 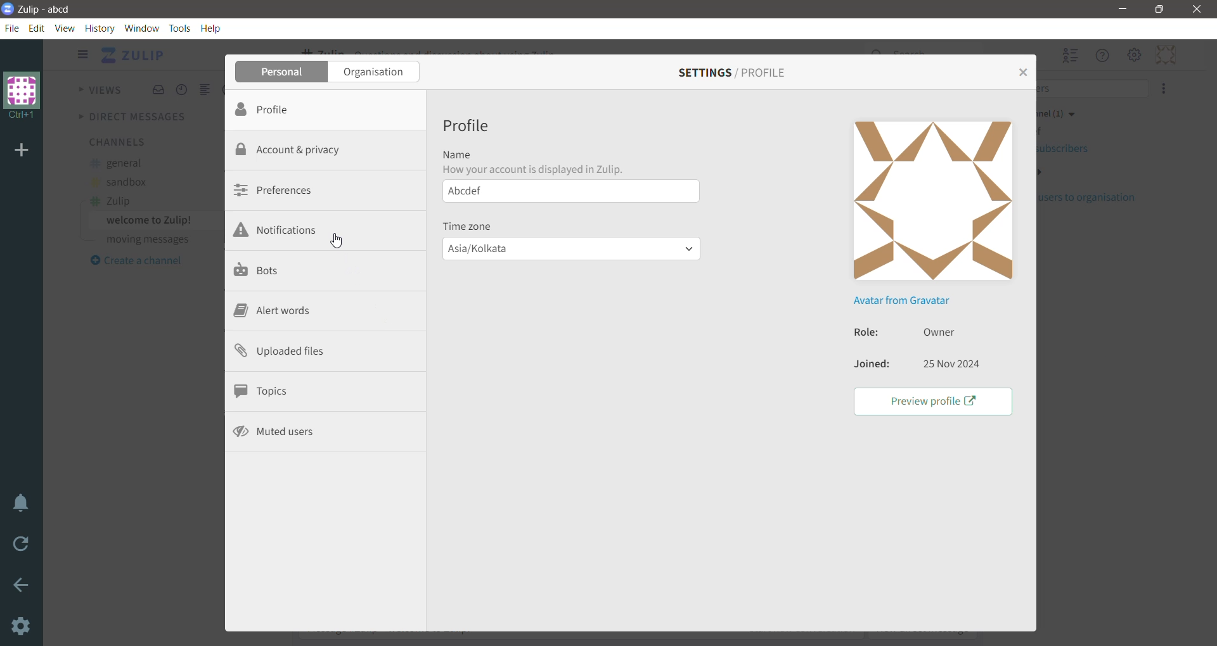 What do you see at coordinates (100, 28) in the screenshot?
I see `History` at bounding box center [100, 28].